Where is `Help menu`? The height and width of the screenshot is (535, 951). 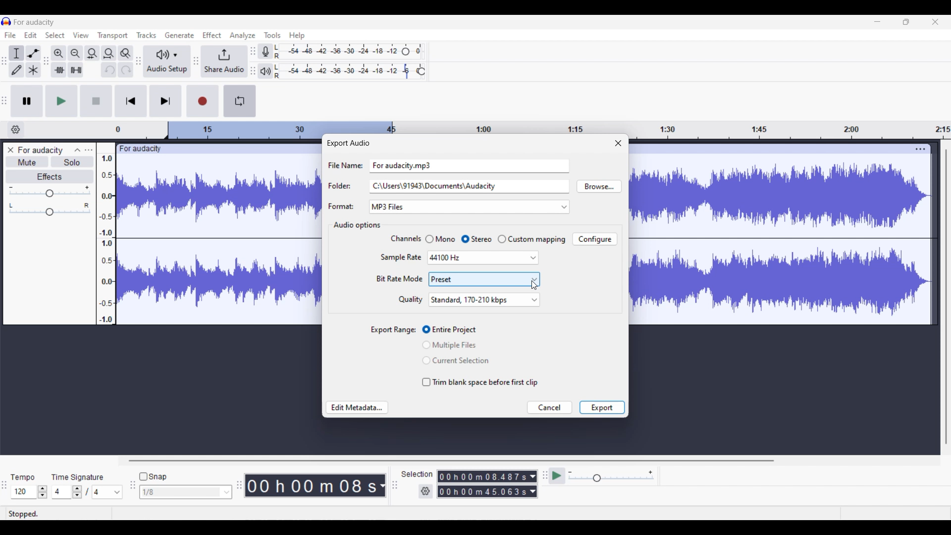
Help menu is located at coordinates (297, 36).